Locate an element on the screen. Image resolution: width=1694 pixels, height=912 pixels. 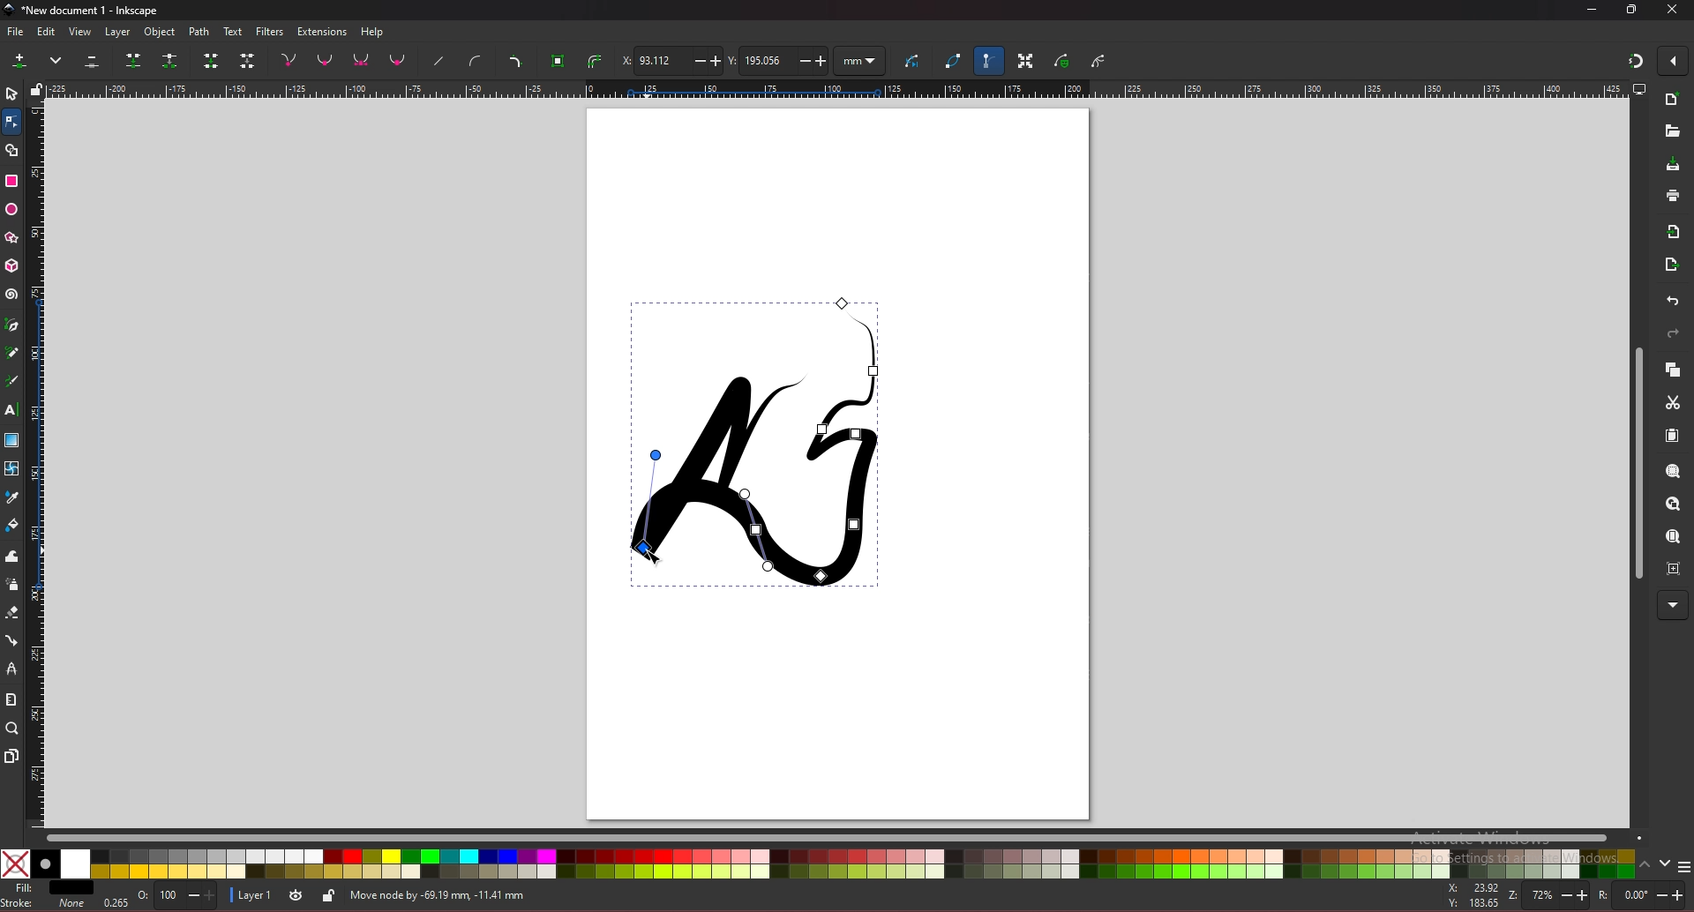
x and y coordinates is located at coordinates (1469, 895).